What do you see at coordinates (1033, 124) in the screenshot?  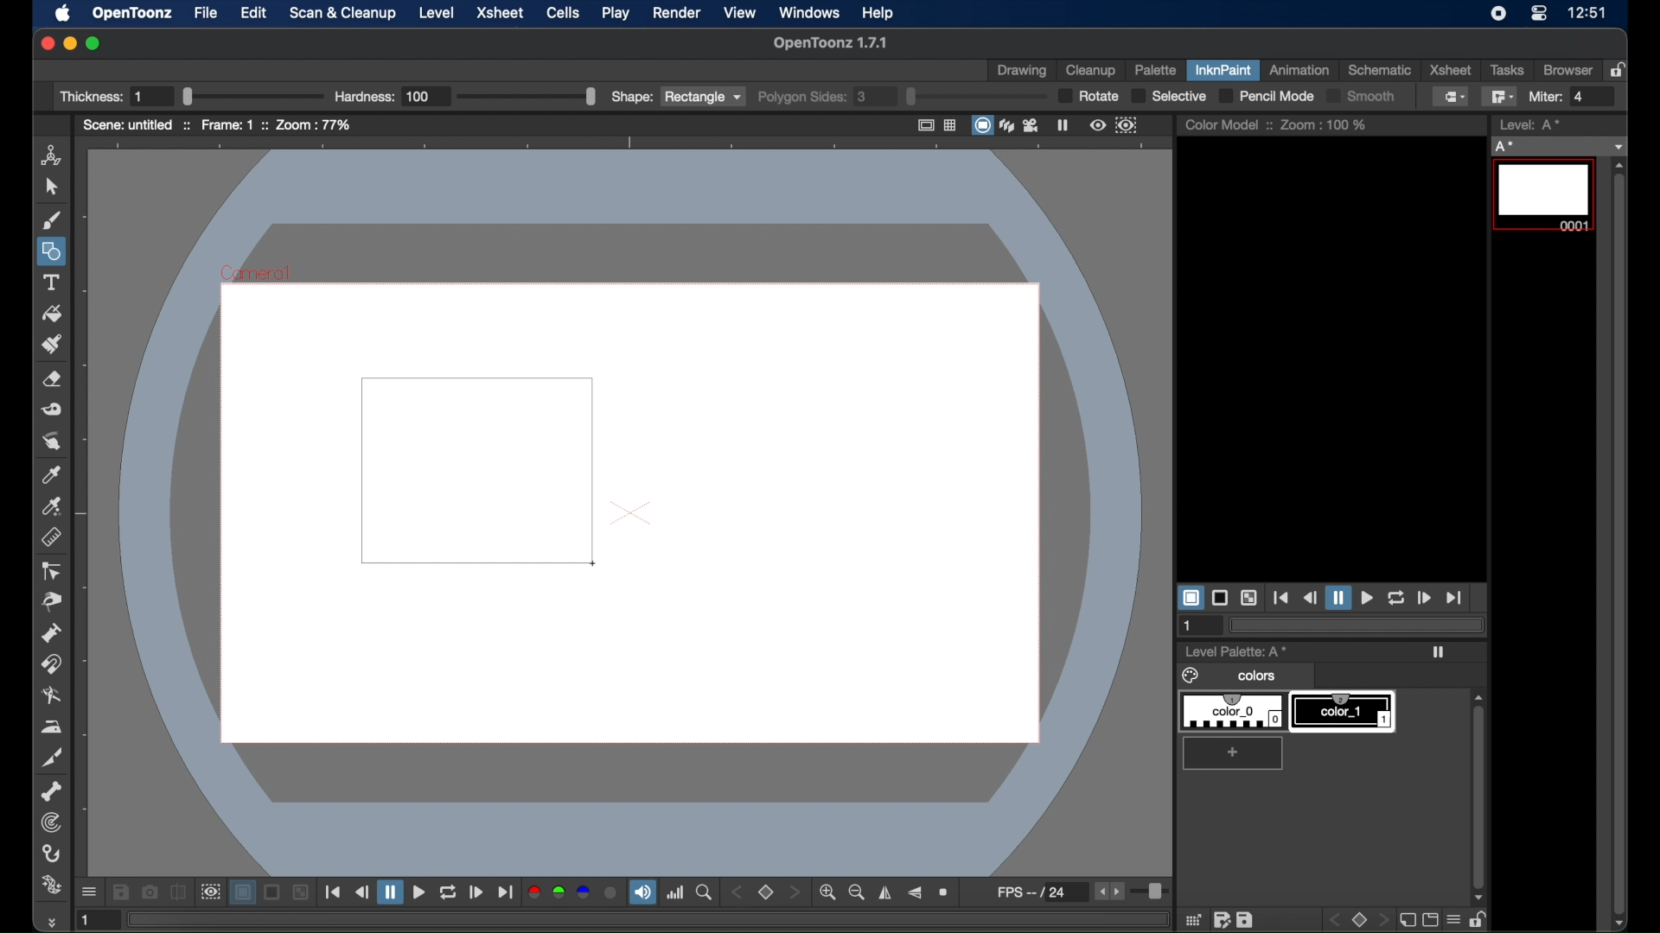 I see `camera` at bounding box center [1033, 124].